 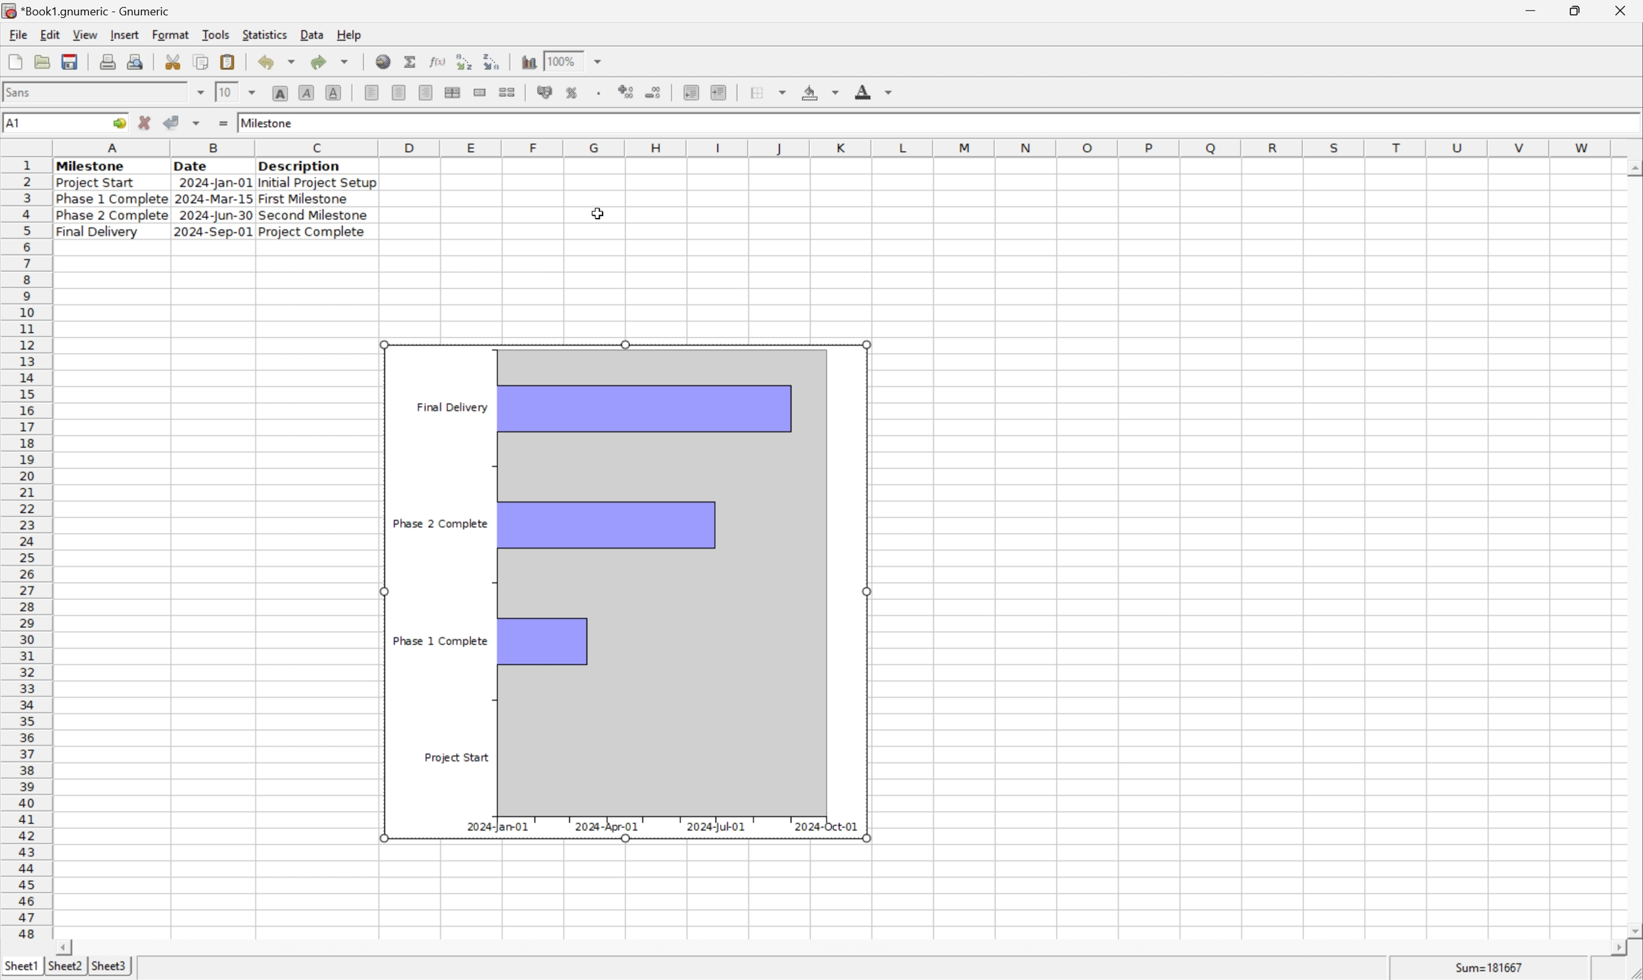 What do you see at coordinates (493, 61) in the screenshot?
I see `Sort the selected region in descending order based on the first column selected` at bounding box center [493, 61].